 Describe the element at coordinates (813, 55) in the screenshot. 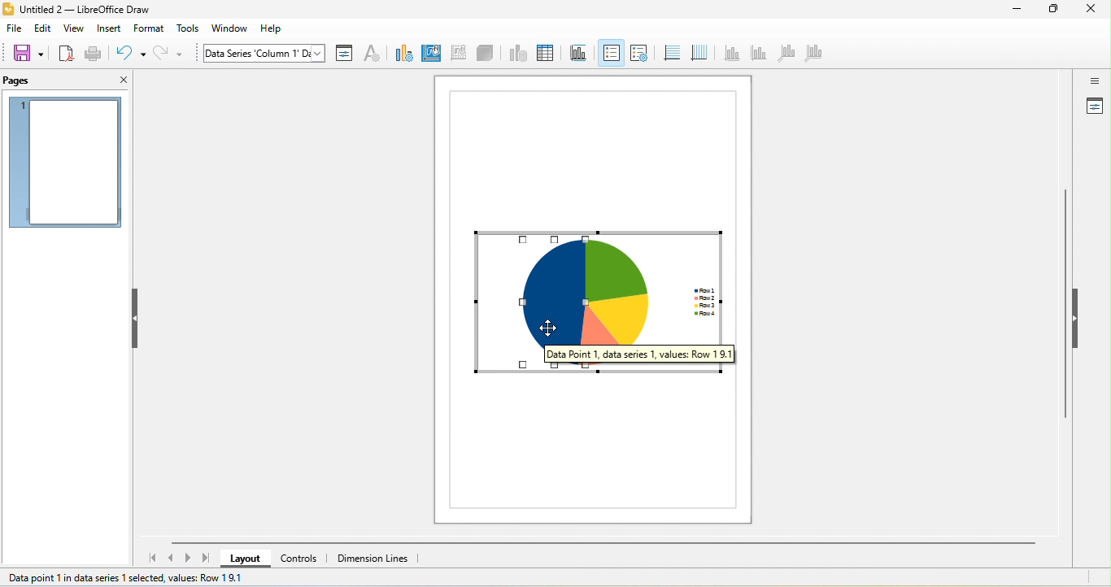

I see `all axes` at that location.